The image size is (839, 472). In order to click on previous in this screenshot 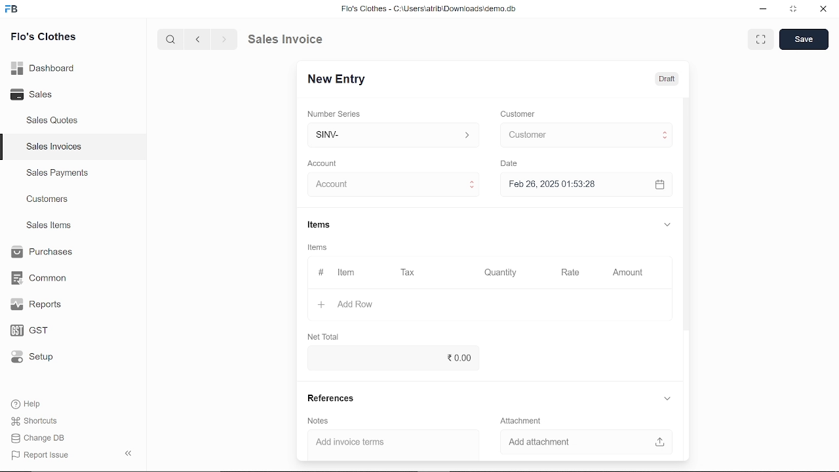, I will do `click(198, 39)`.